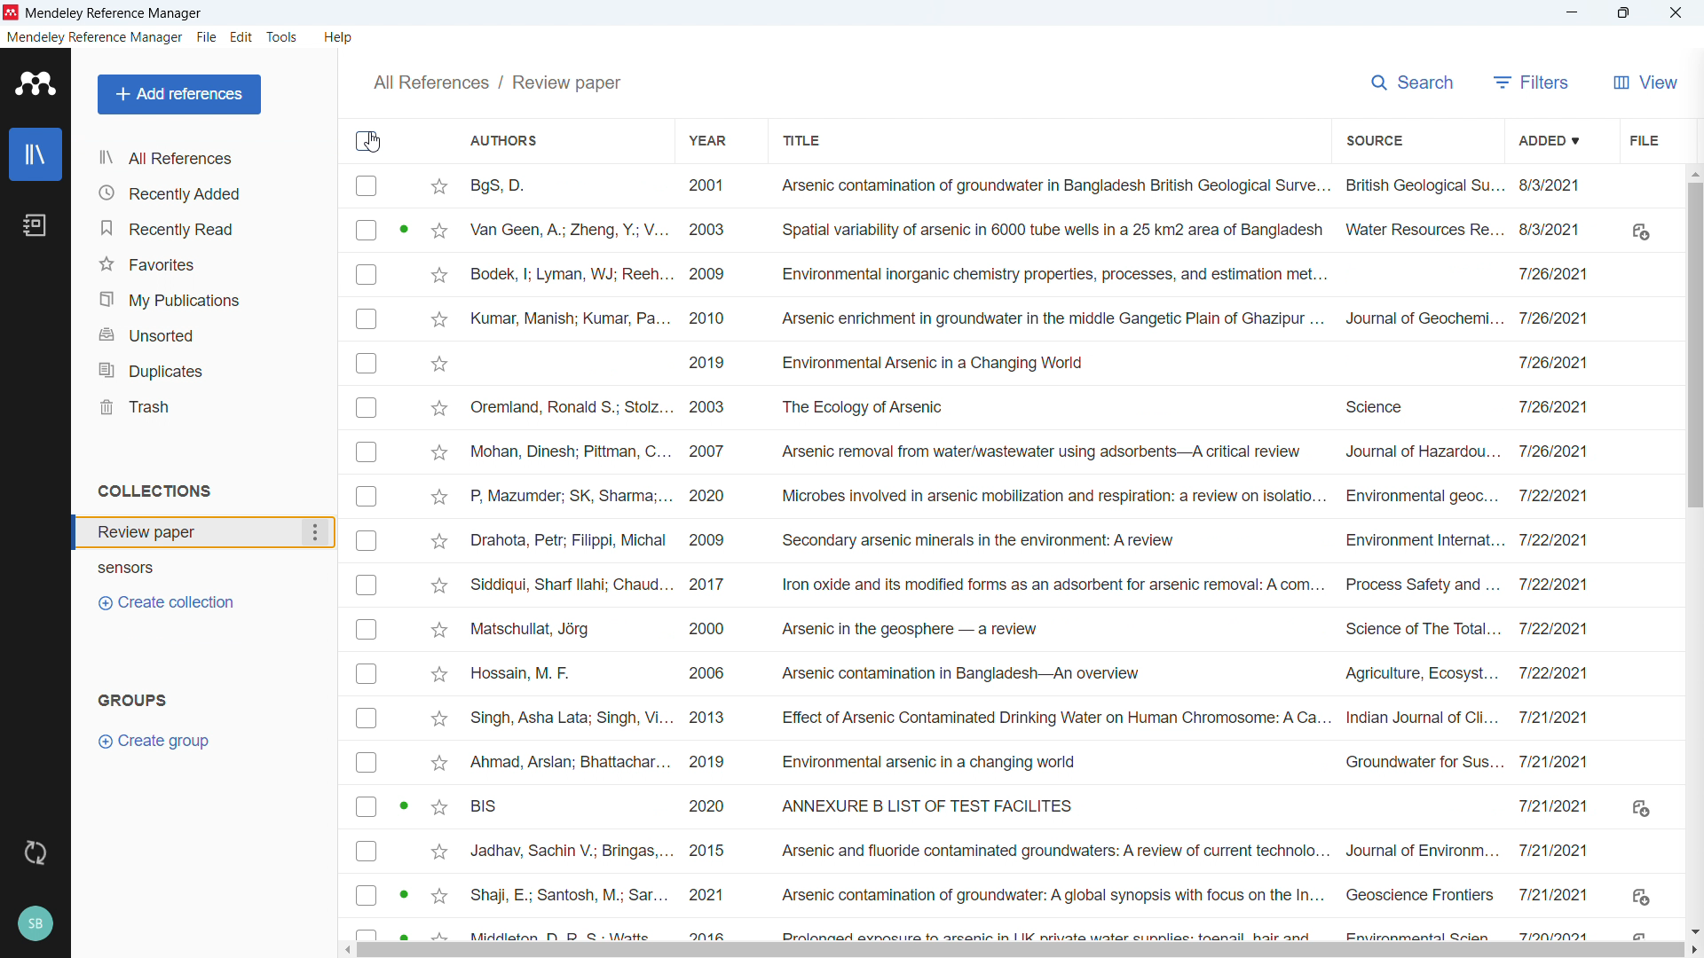 Image resolution: width=1704 pixels, height=958 pixels. I want to click on Groups , so click(133, 702).